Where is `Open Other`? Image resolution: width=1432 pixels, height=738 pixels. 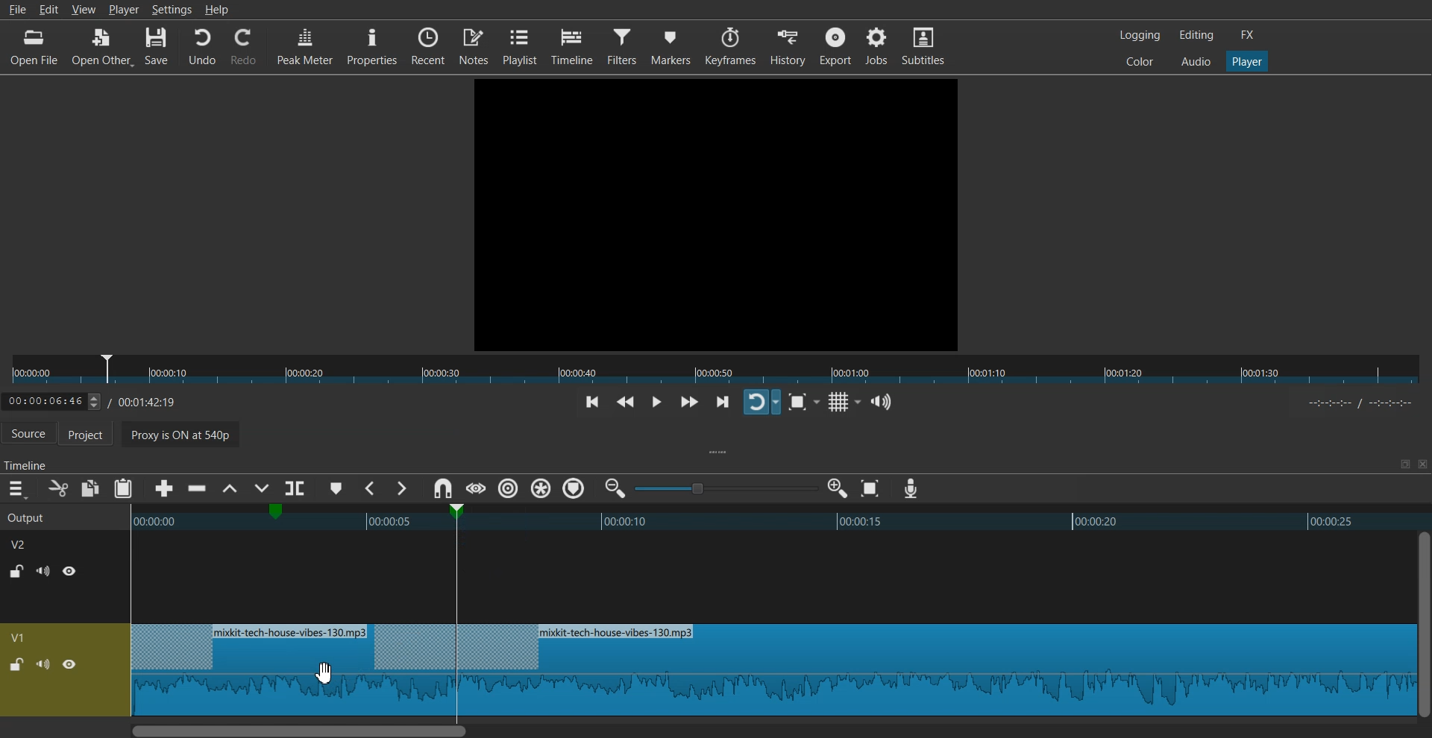 Open Other is located at coordinates (102, 48).